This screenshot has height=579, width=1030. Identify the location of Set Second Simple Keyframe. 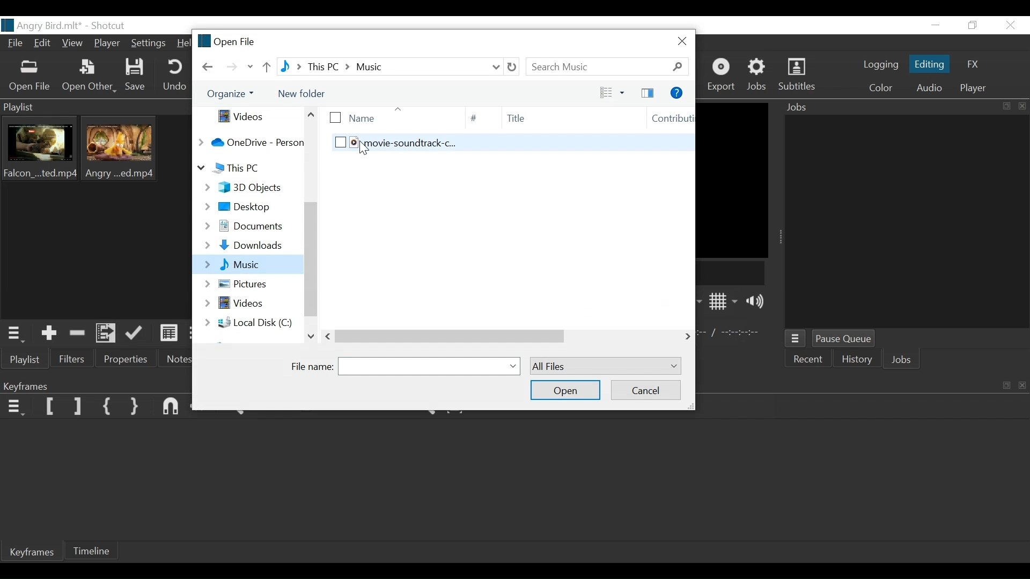
(134, 407).